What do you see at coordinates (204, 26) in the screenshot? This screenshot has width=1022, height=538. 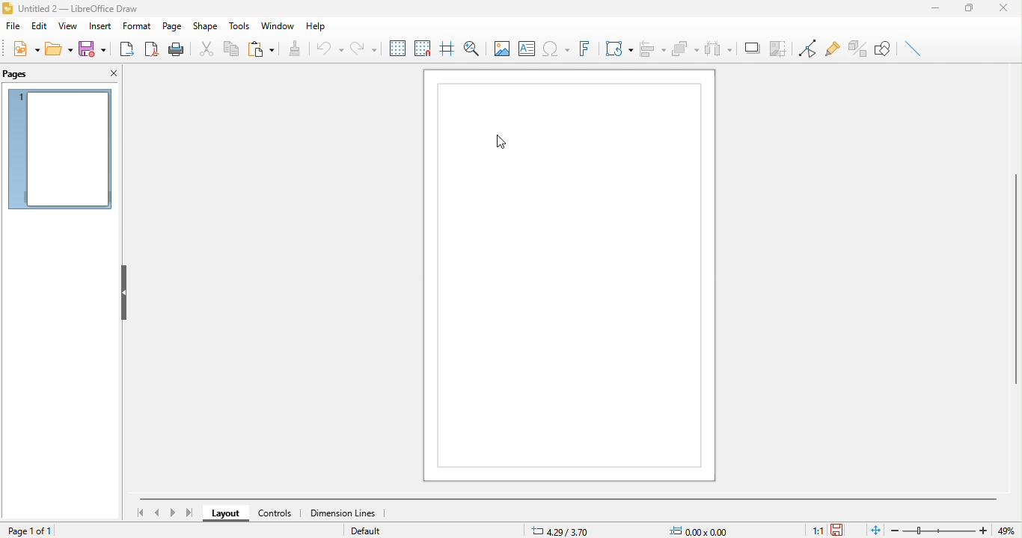 I see `shape` at bounding box center [204, 26].